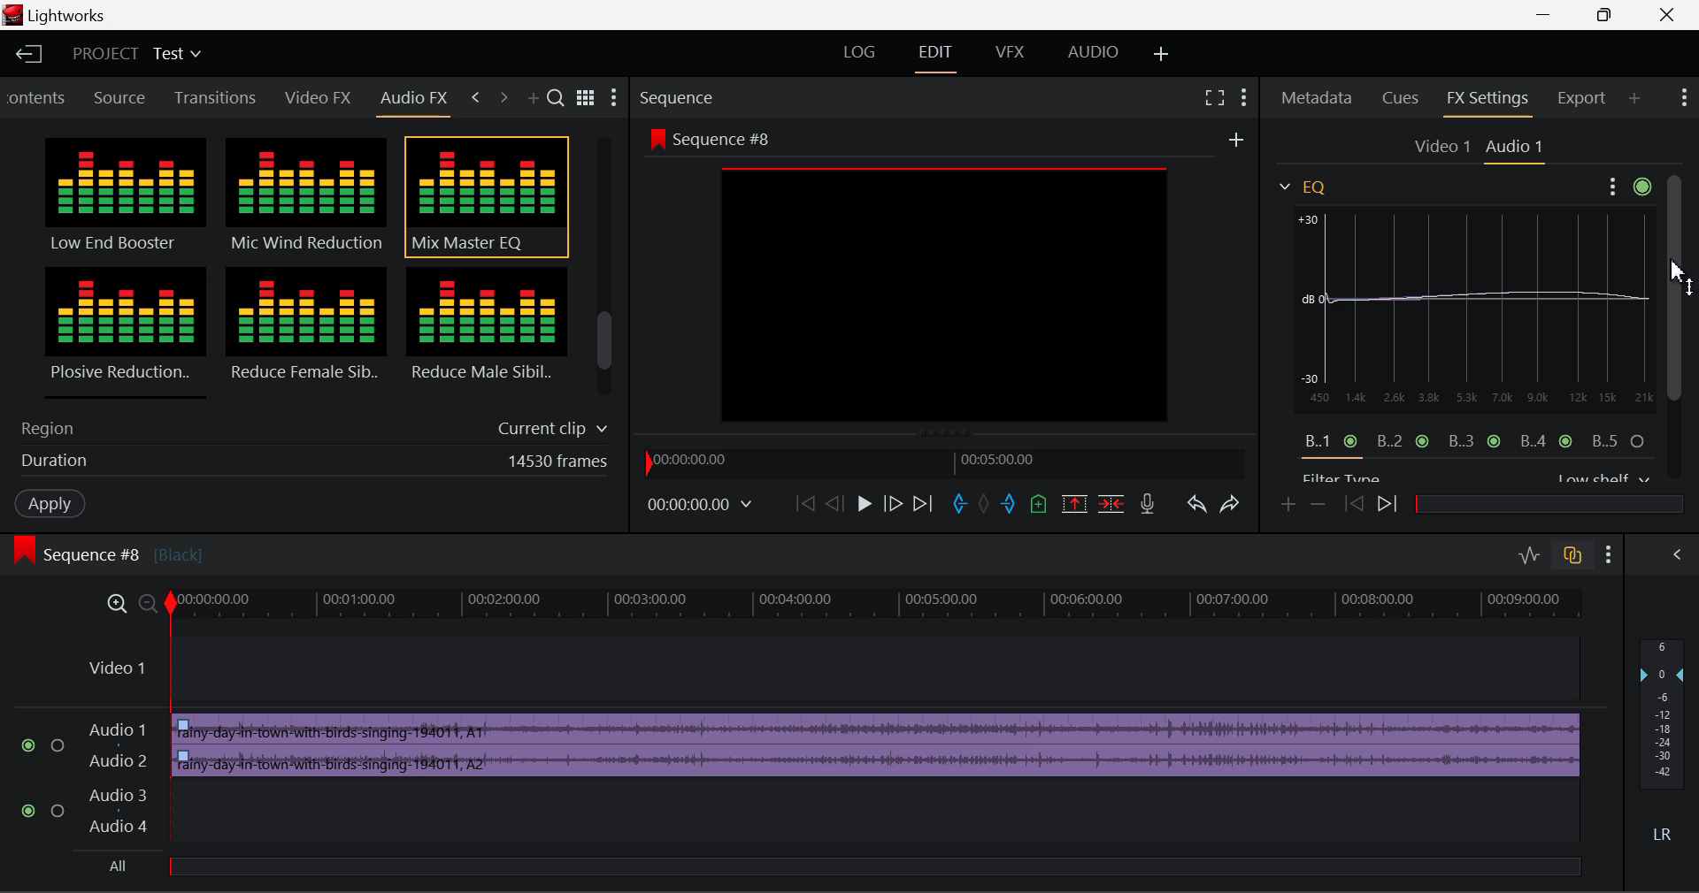 The width and height of the screenshot is (1699, 893). What do you see at coordinates (307, 197) in the screenshot?
I see `Mic Wind Reduction` at bounding box center [307, 197].